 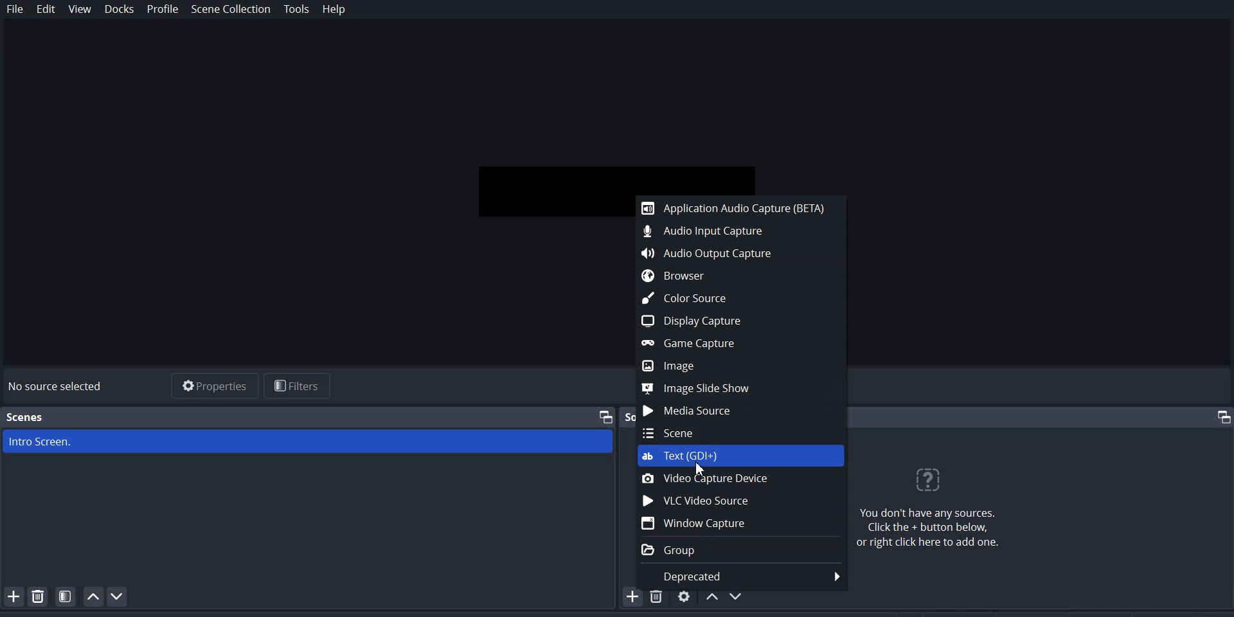 What do you see at coordinates (741, 457) in the screenshot?
I see `Text GD+` at bounding box center [741, 457].